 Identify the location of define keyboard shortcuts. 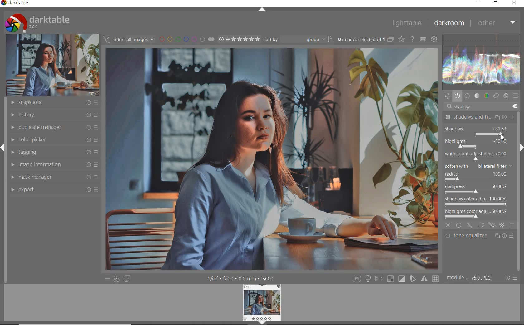
(423, 40).